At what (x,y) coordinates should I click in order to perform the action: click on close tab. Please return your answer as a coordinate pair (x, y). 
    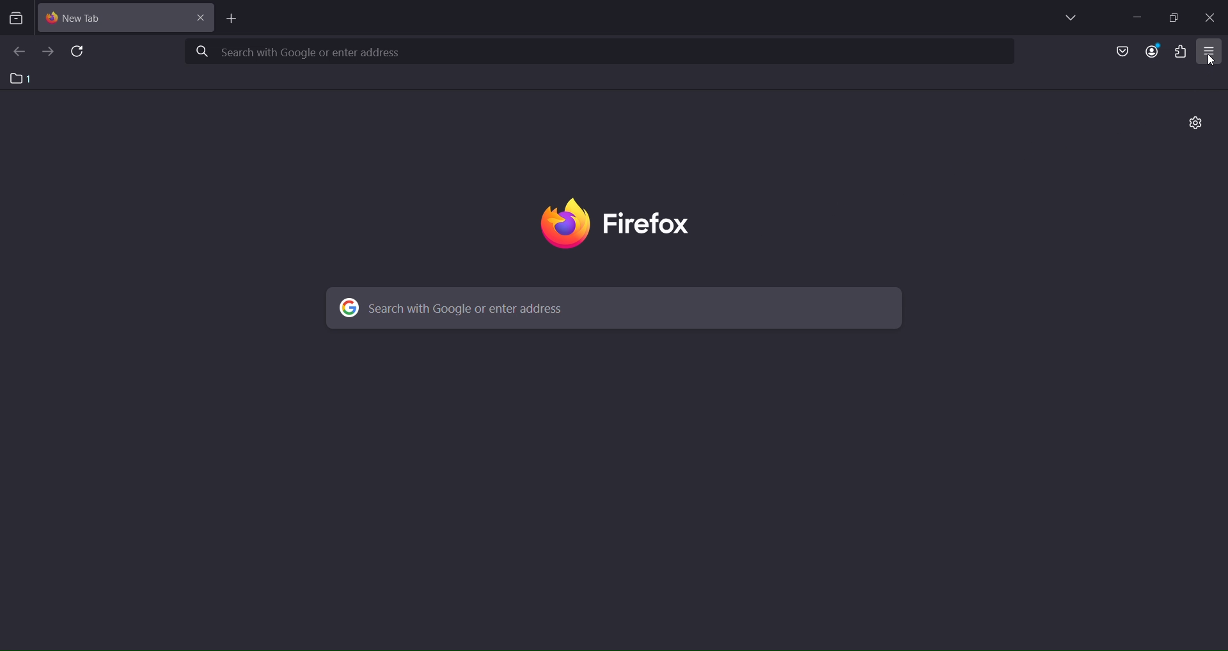
    Looking at the image, I should click on (203, 16).